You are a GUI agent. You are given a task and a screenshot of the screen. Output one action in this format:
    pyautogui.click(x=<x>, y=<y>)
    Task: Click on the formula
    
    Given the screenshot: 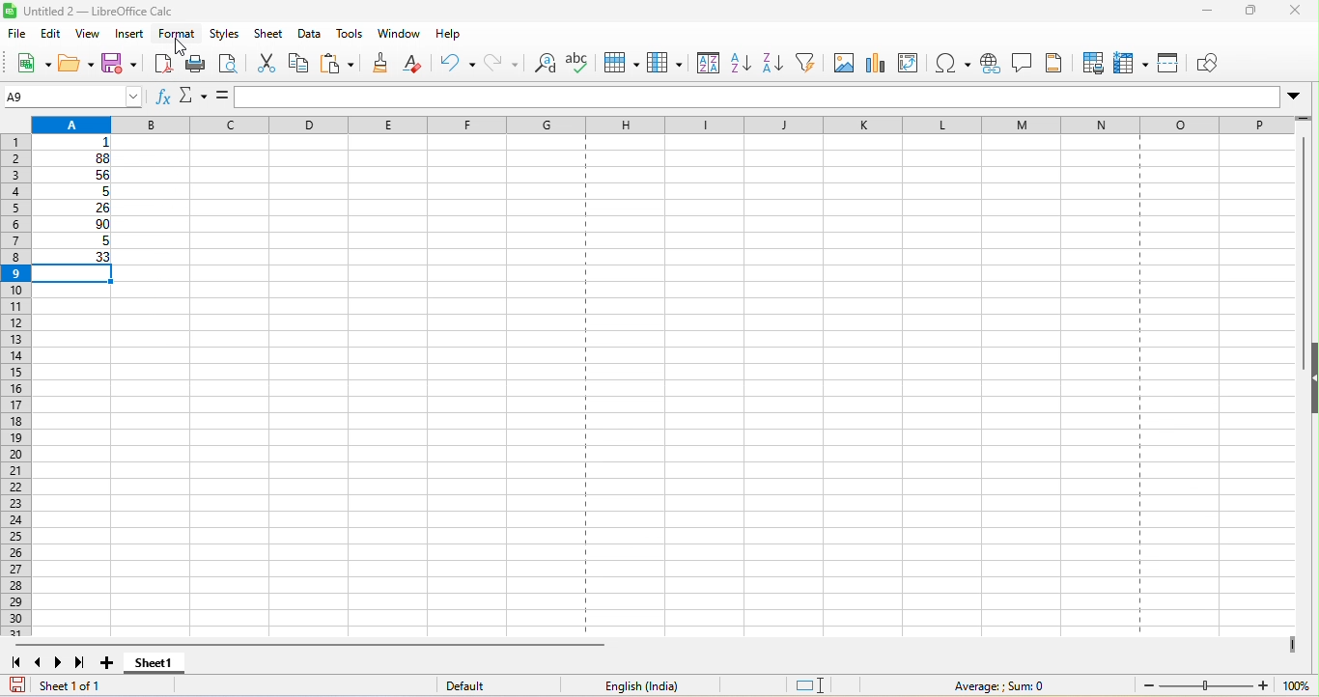 What is the action you would take?
    pyautogui.click(x=220, y=96)
    